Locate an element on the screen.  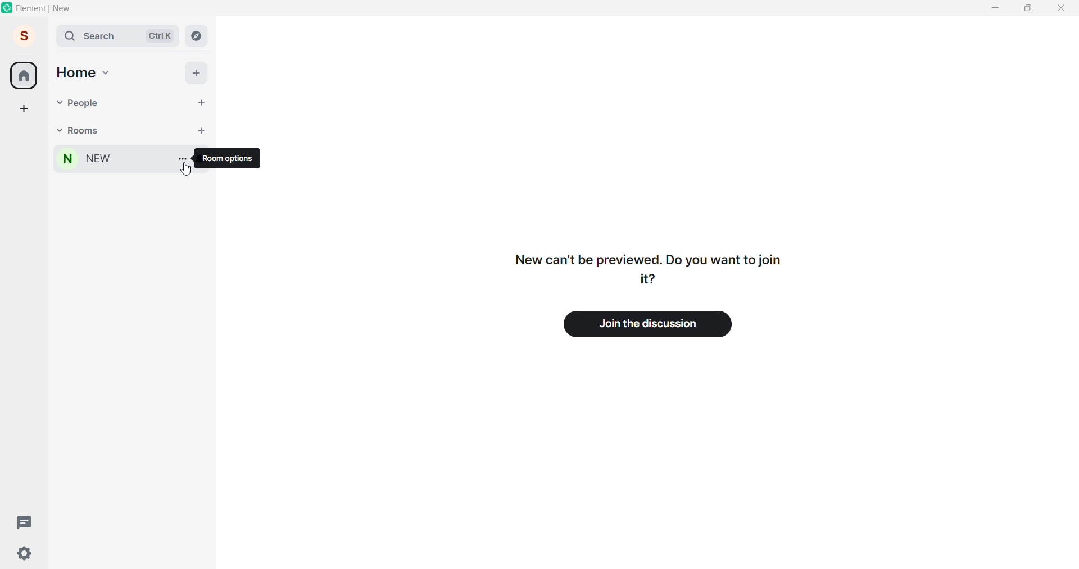
join the discussion is located at coordinates (660, 325).